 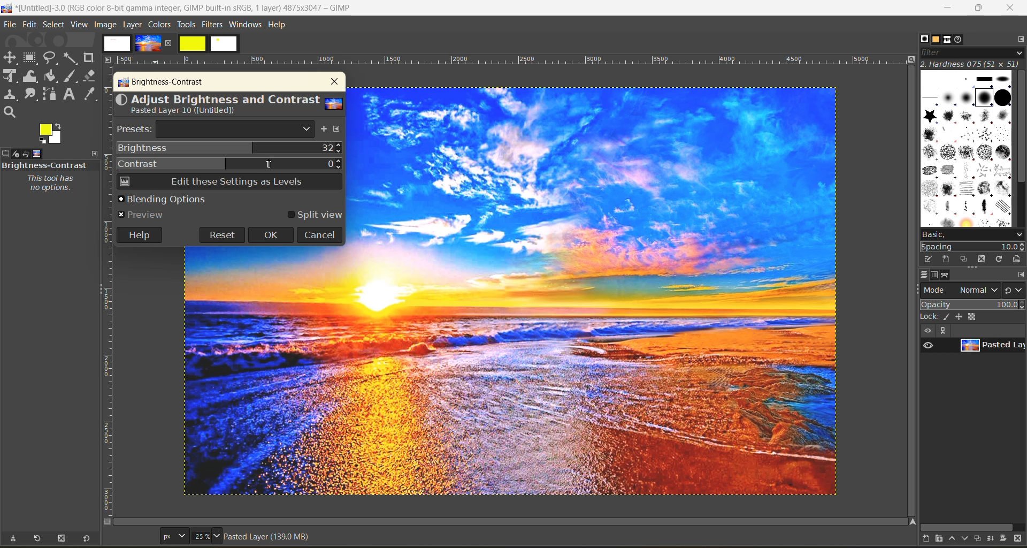 I want to click on configure this tab, so click(x=1021, y=276).